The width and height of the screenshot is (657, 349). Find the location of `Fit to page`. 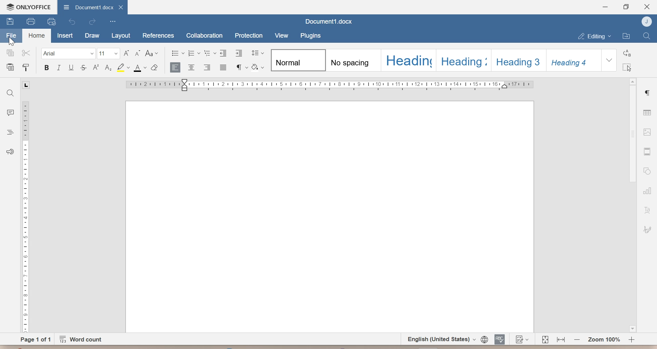

Fit to page is located at coordinates (545, 339).